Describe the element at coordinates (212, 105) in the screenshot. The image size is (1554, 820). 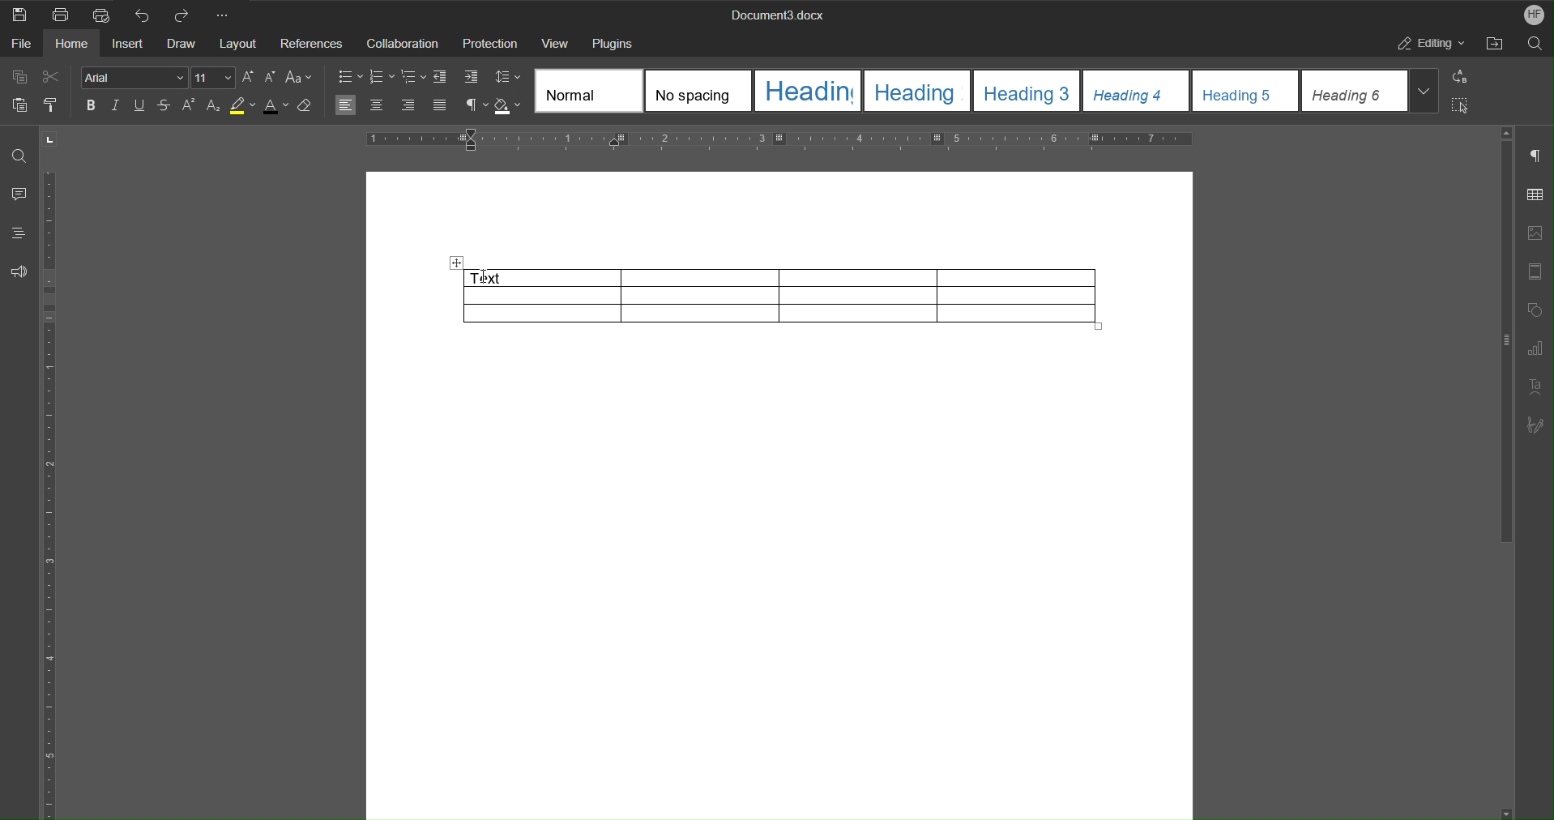
I see `Subscript` at that location.